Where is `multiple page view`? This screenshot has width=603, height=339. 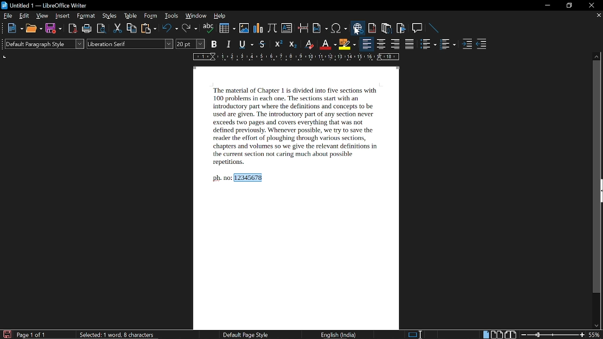 multiple page view is located at coordinates (497, 335).